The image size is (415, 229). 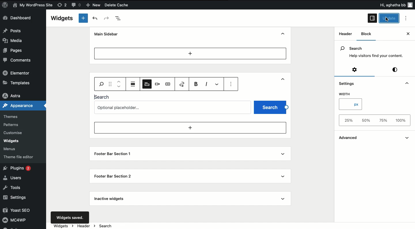 I want to click on Theme file editor, so click(x=19, y=156).